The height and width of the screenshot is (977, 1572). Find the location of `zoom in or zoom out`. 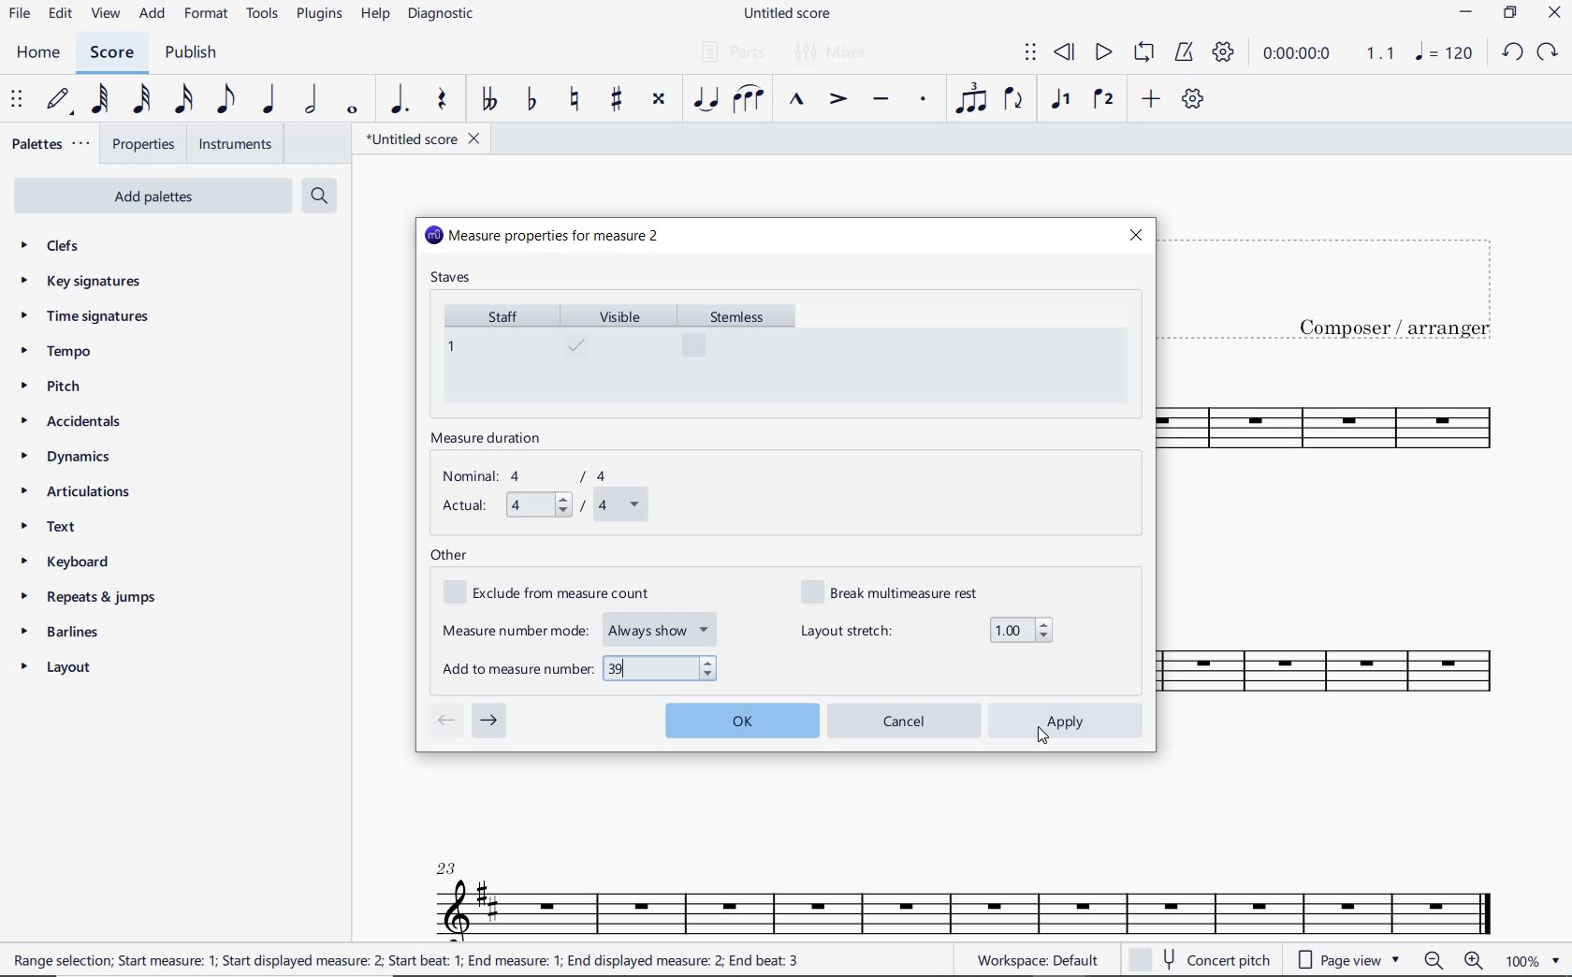

zoom in or zoom out is located at coordinates (1456, 962).